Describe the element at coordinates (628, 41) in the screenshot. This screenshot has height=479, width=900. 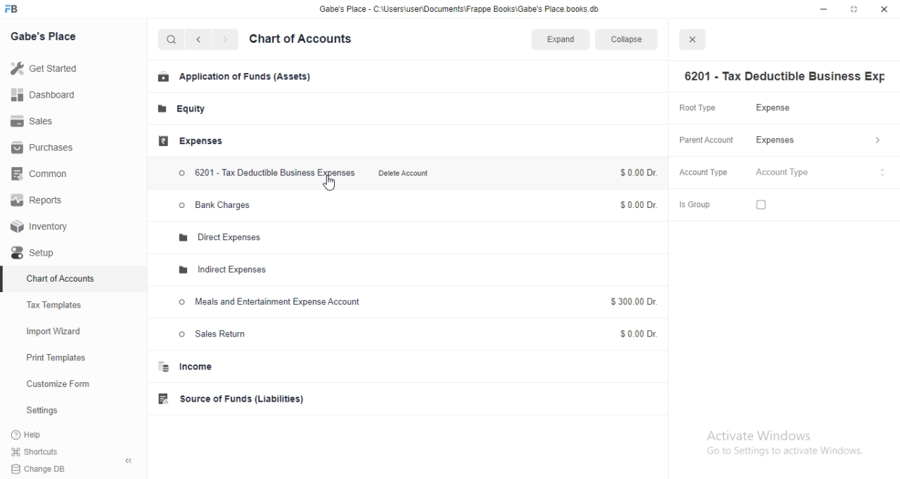
I see `Collapse` at that location.